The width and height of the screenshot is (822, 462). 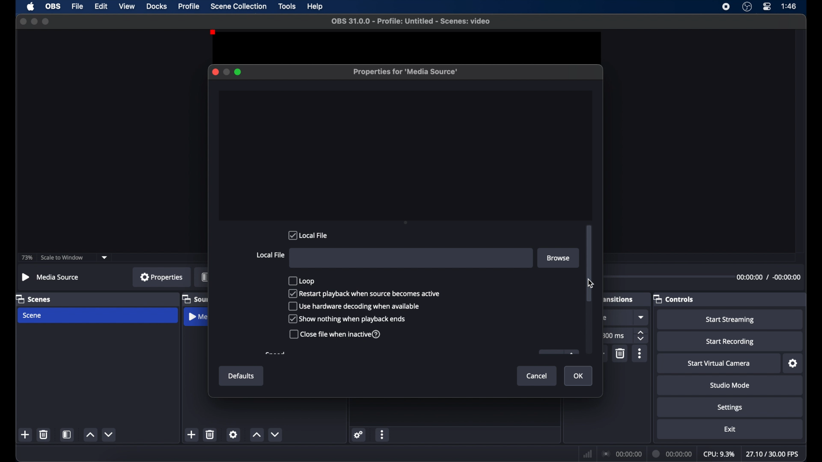 What do you see at coordinates (239, 6) in the screenshot?
I see `scene collection` at bounding box center [239, 6].